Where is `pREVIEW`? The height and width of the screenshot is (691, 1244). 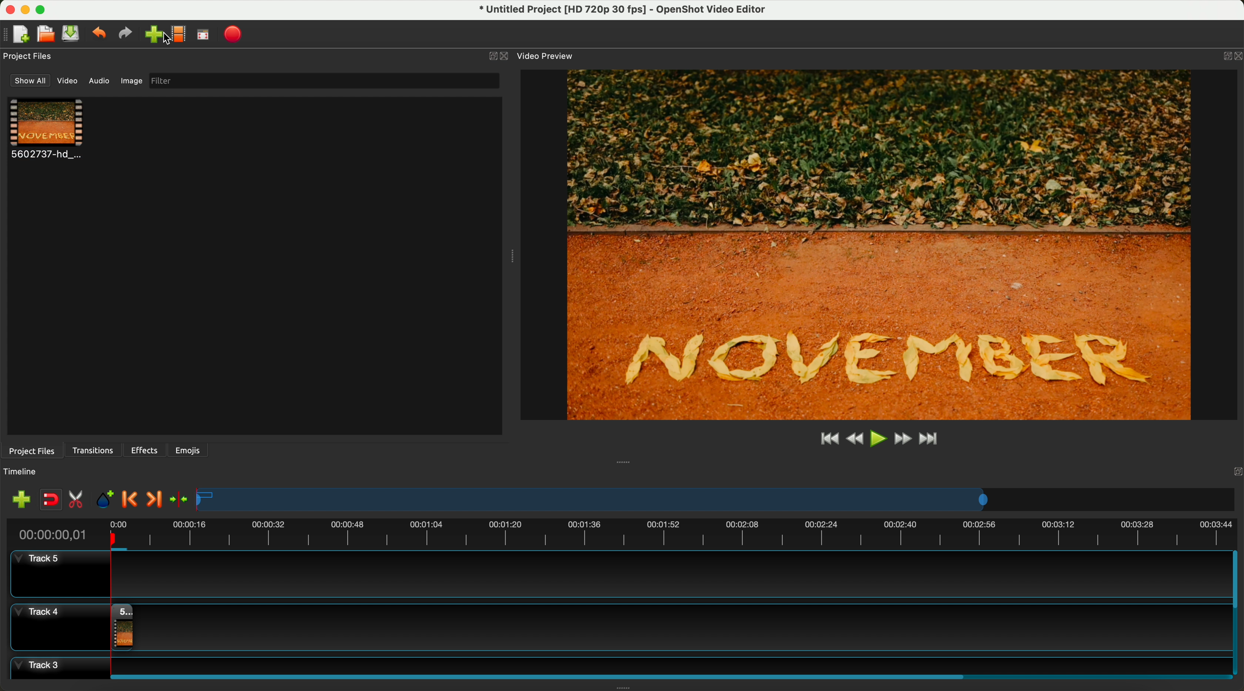
pREVIEW is located at coordinates (884, 244).